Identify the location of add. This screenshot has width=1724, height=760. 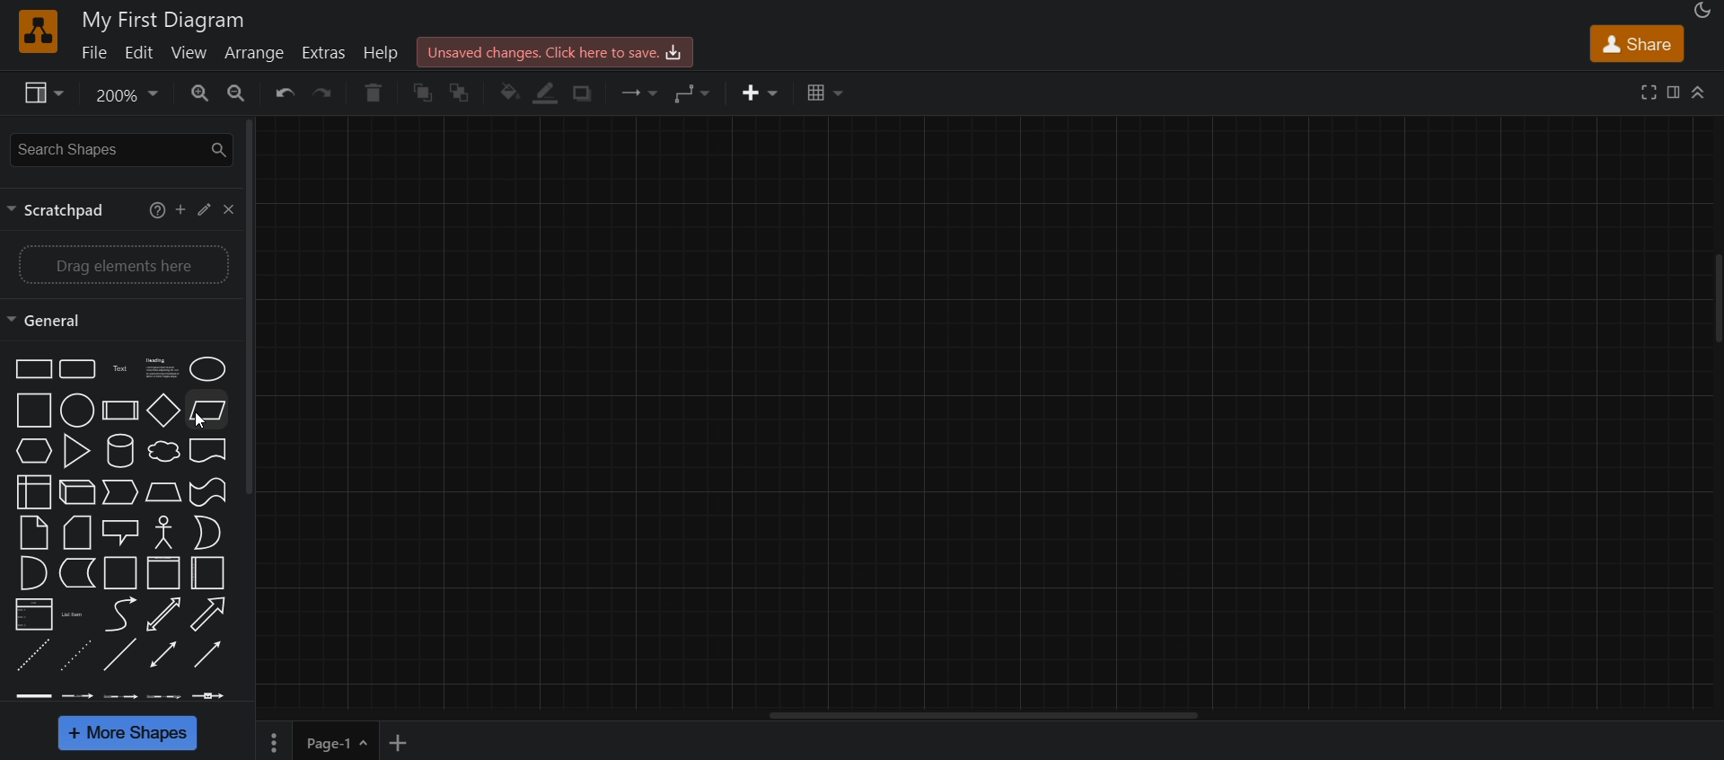
(176, 211).